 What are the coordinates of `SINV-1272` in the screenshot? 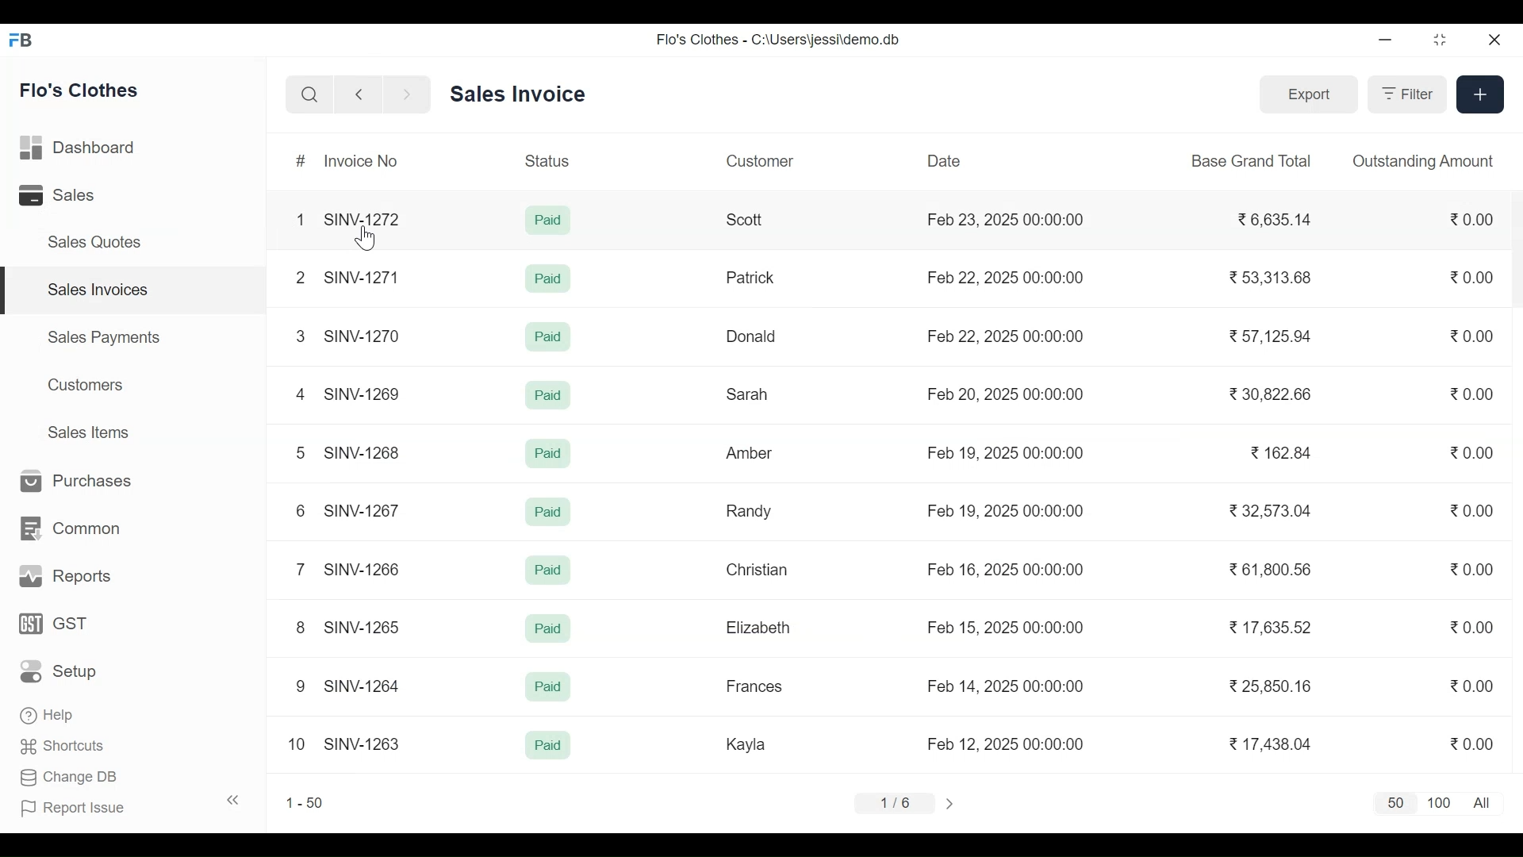 It's located at (360, 218).